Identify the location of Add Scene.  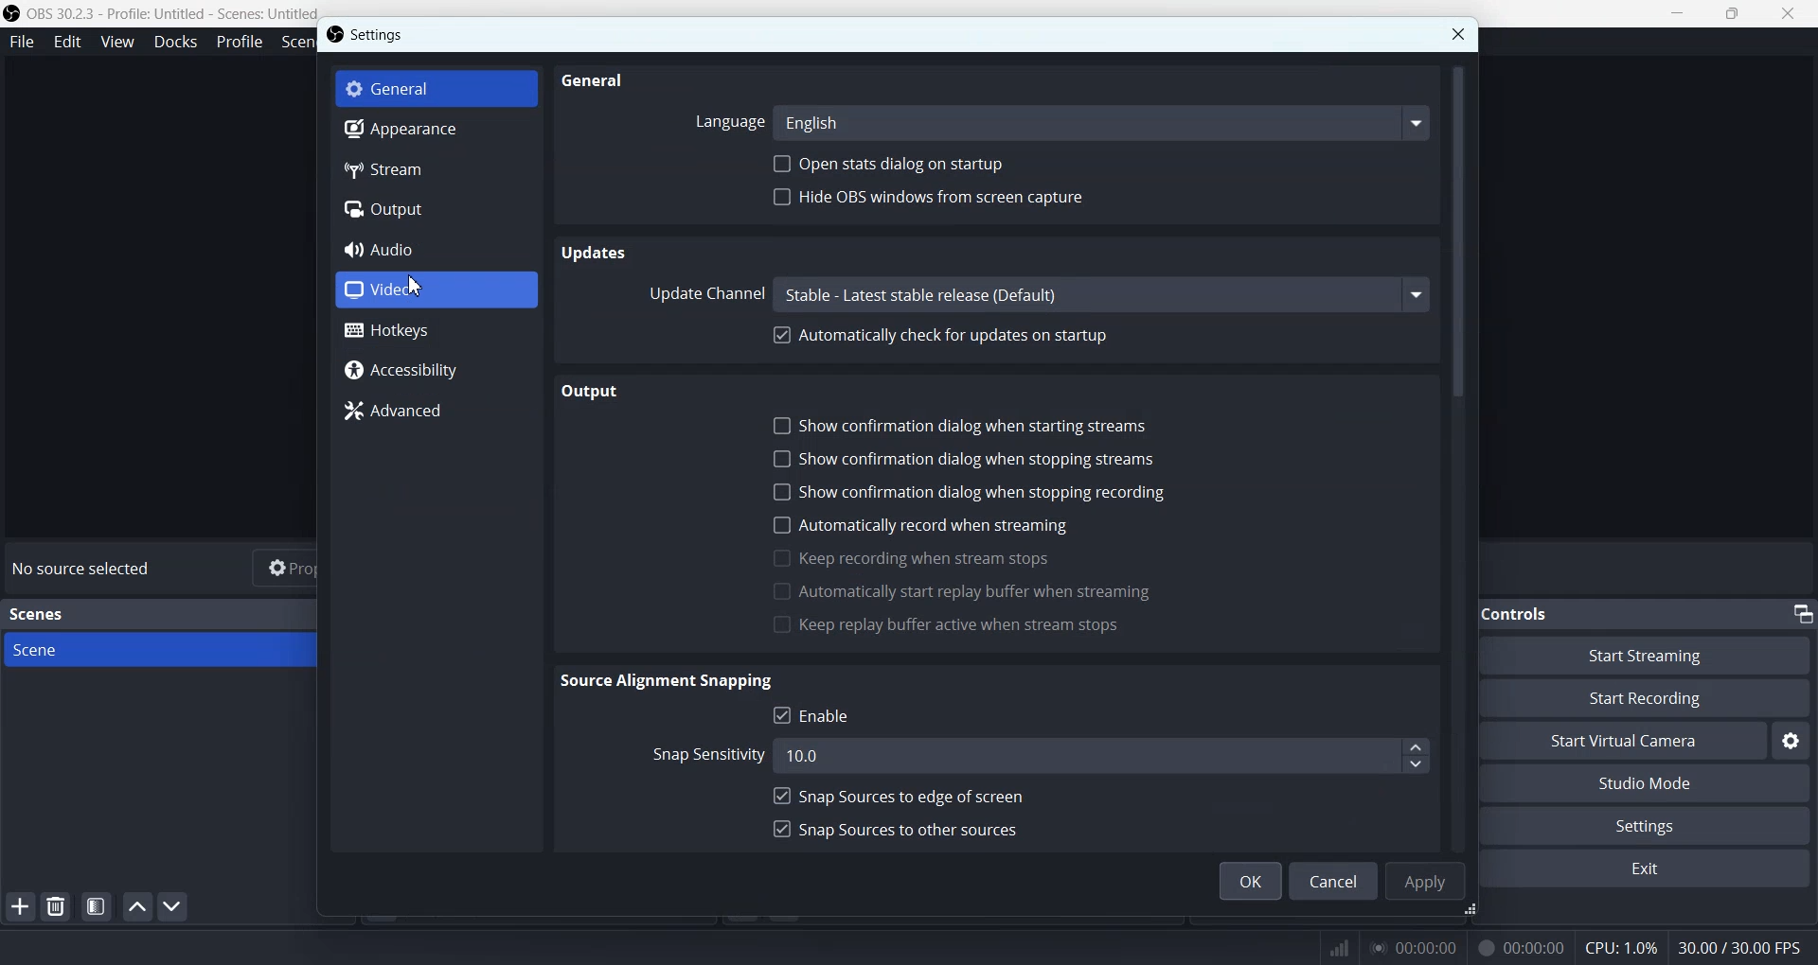
(19, 906).